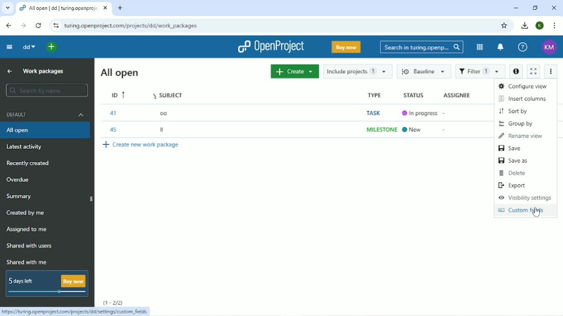  What do you see at coordinates (458, 95) in the screenshot?
I see `Assignee` at bounding box center [458, 95].